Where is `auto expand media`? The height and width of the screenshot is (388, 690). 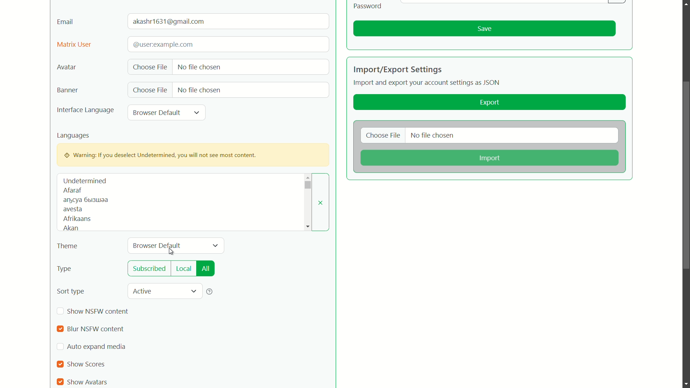 auto expand media is located at coordinates (97, 347).